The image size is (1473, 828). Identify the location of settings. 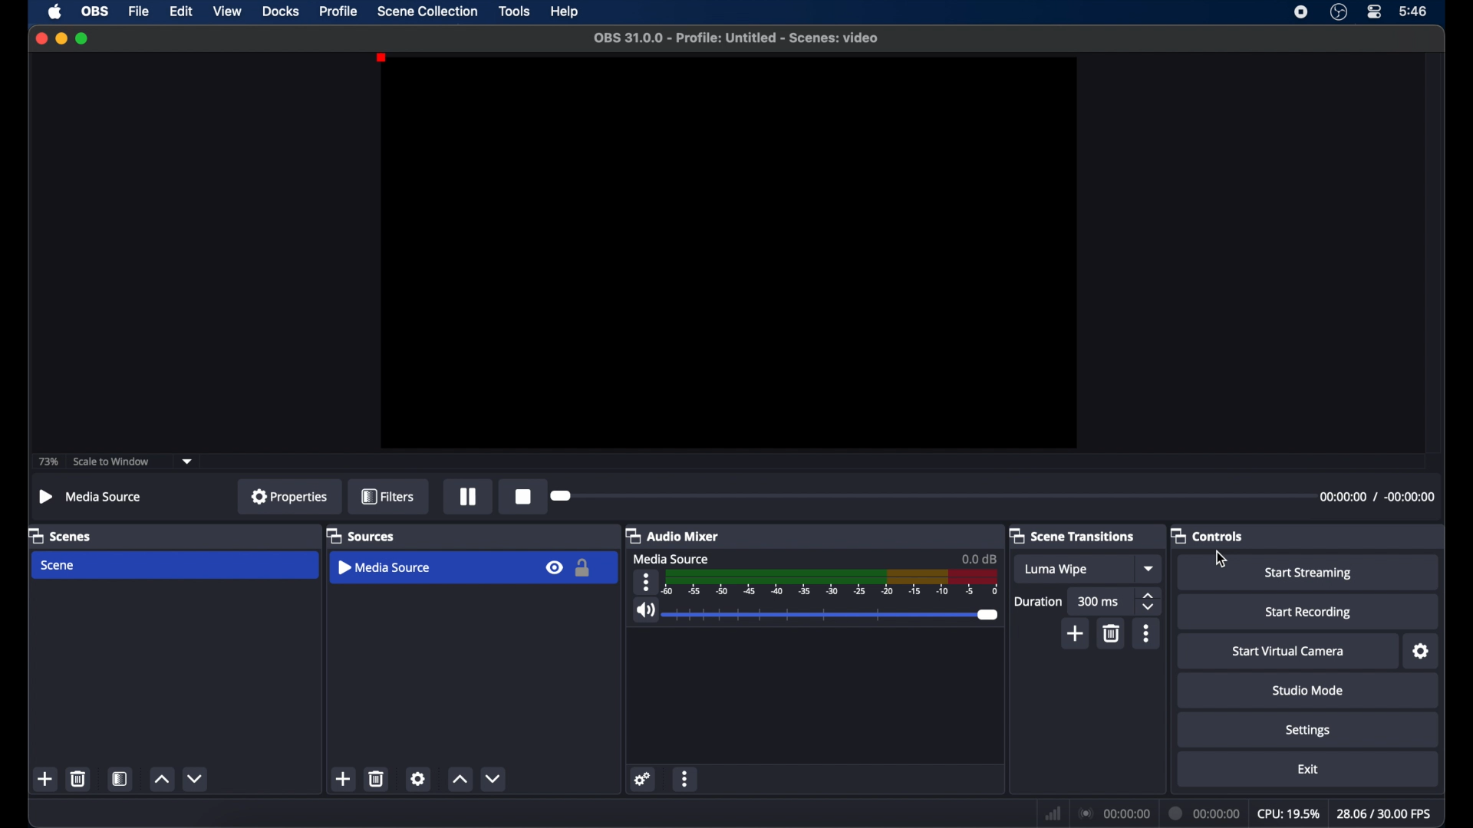
(644, 780).